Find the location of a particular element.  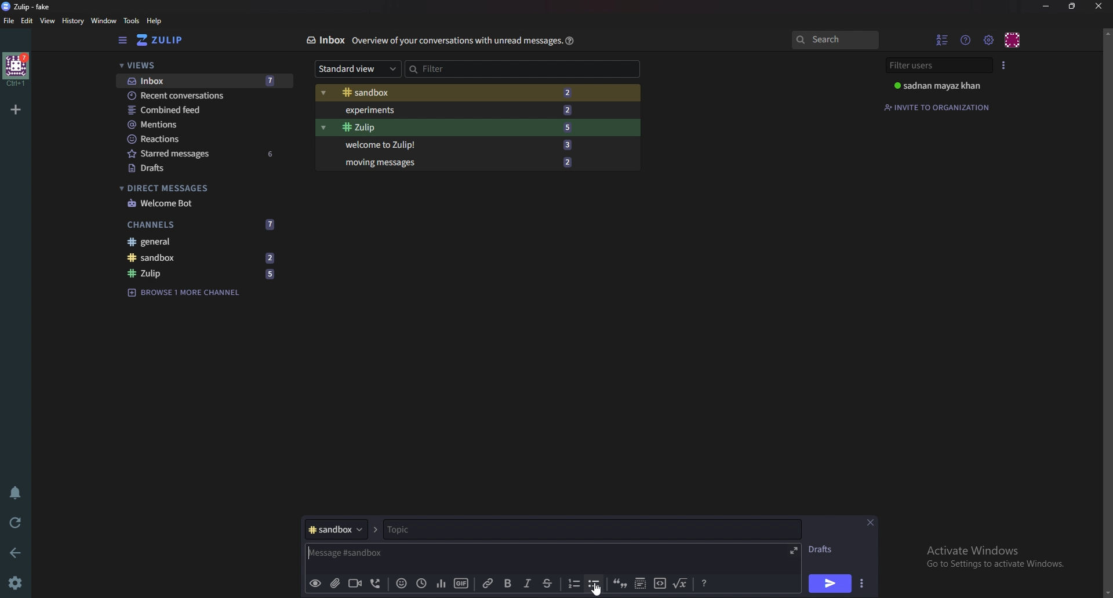

Inbox is located at coordinates (203, 82).